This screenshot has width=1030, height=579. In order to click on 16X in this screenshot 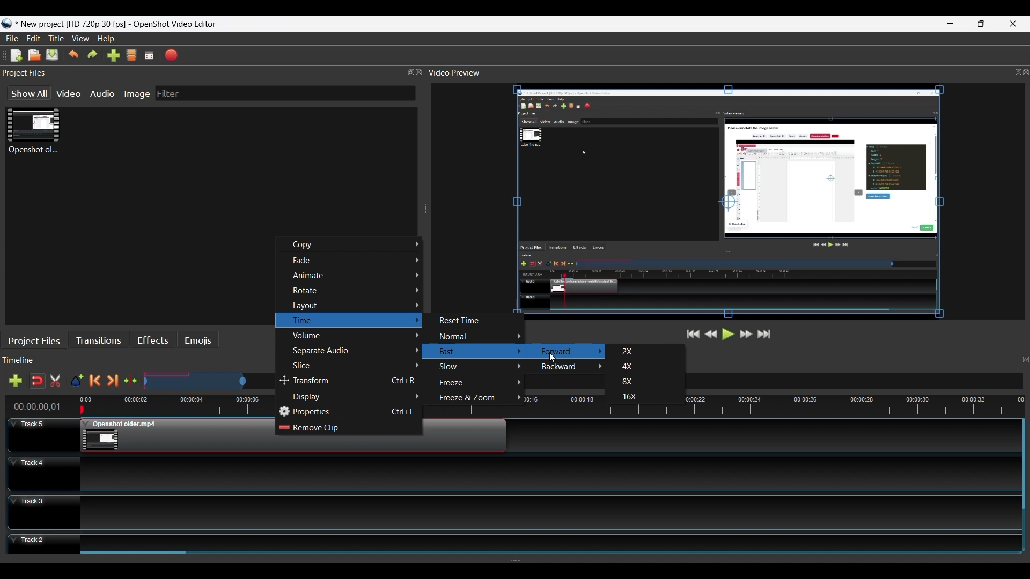, I will do `click(630, 396)`.